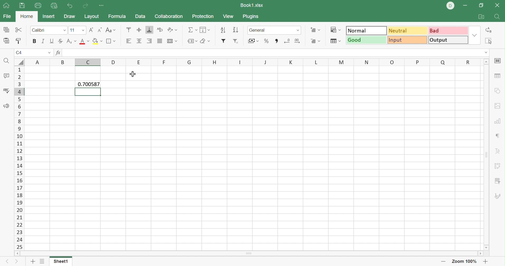 This screenshot has width=505, height=266. What do you see at coordinates (90, 30) in the screenshot?
I see `Increment font size` at bounding box center [90, 30].